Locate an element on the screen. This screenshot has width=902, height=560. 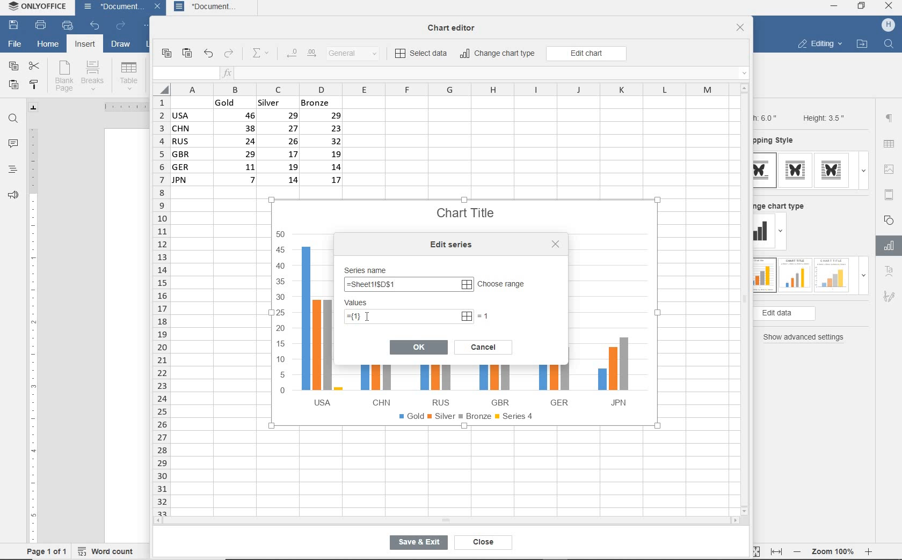
find is located at coordinates (14, 119).